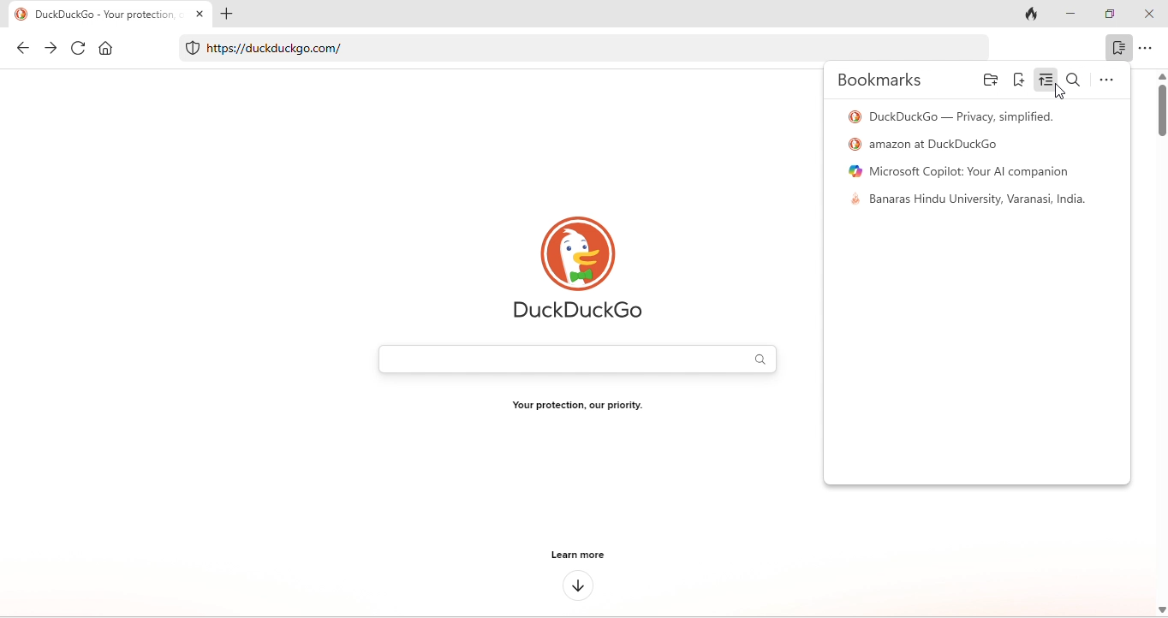  Describe the element at coordinates (990, 81) in the screenshot. I see `add folder` at that location.